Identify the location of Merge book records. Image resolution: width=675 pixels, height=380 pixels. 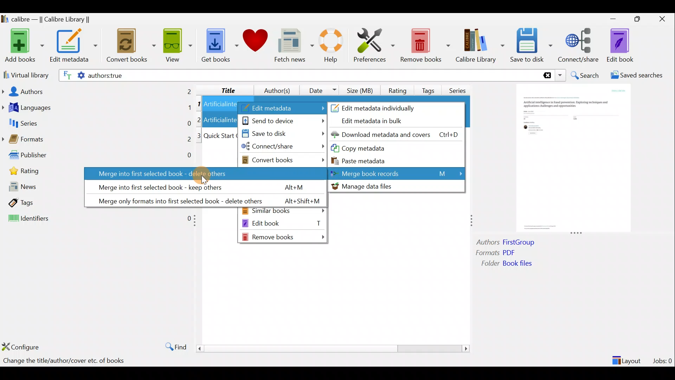
(397, 173).